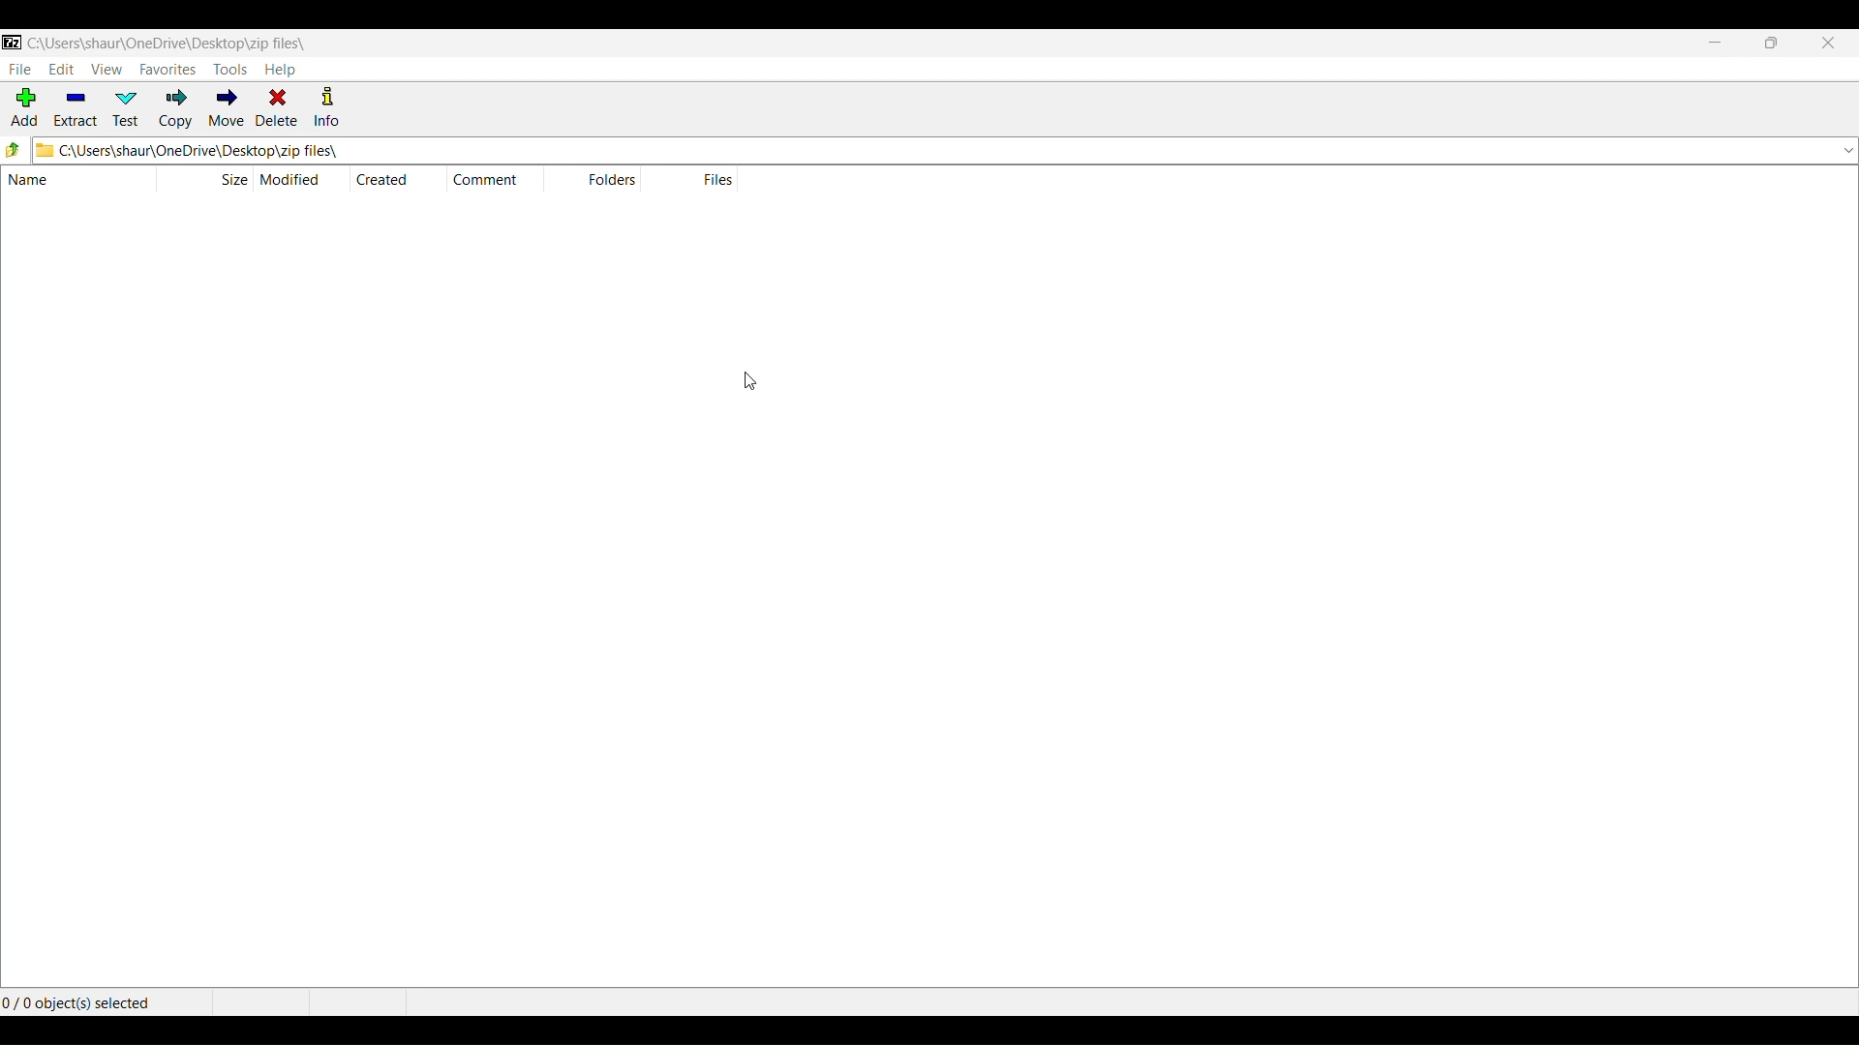 Image resolution: width=1859 pixels, height=1045 pixels. Describe the element at coordinates (608, 181) in the screenshot. I see `FOLDERS` at that location.